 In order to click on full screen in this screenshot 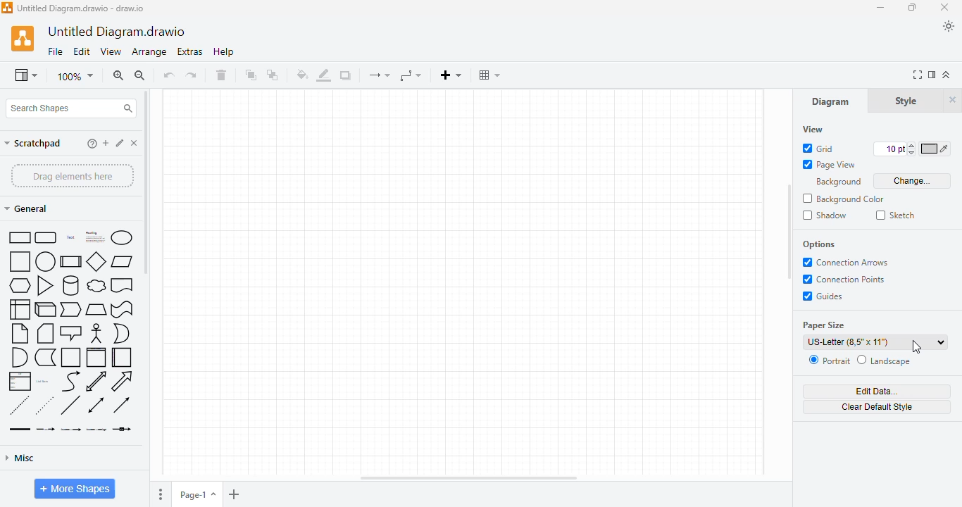, I will do `click(918, 75)`.